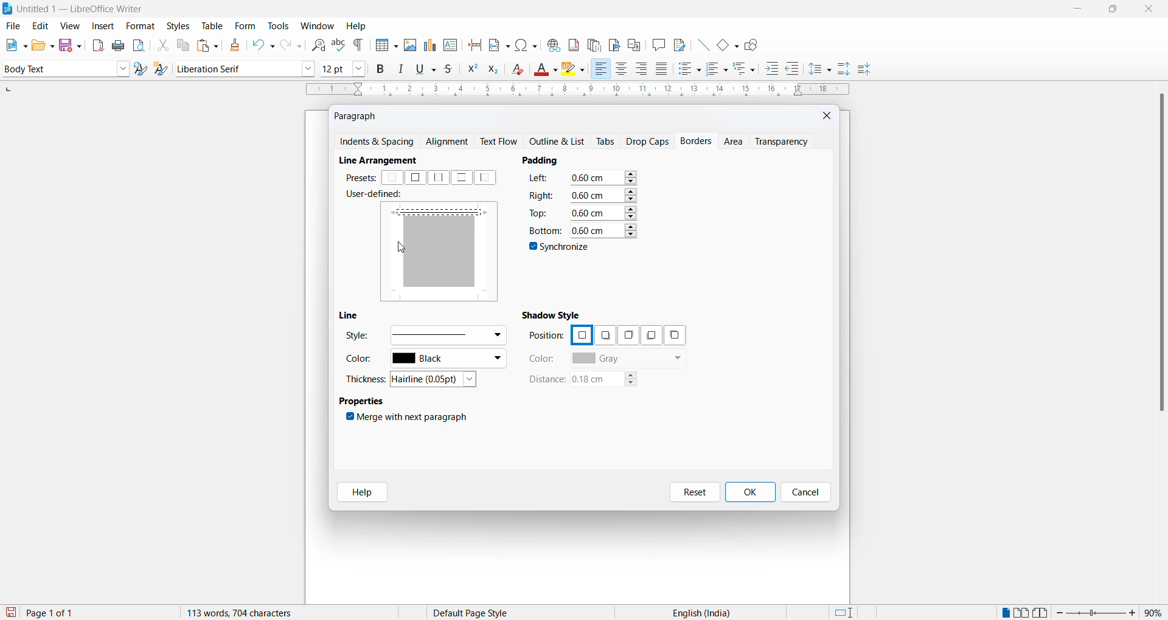 The height and width of the screenshot is (620, 1168). I want to click on show draw functions, so click(754, 44).